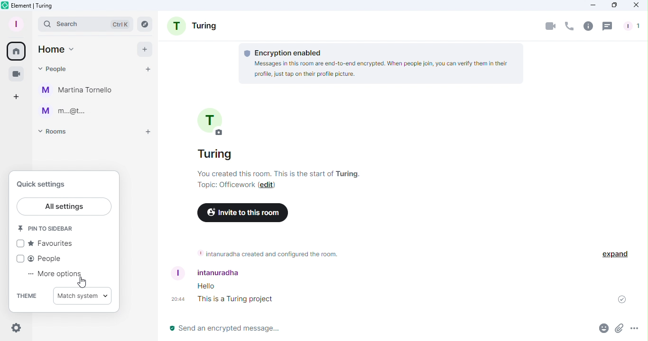  What do you see at coordinates (638, 6) in the screenshot?
I see `Close` at bounding box center [638, 6].